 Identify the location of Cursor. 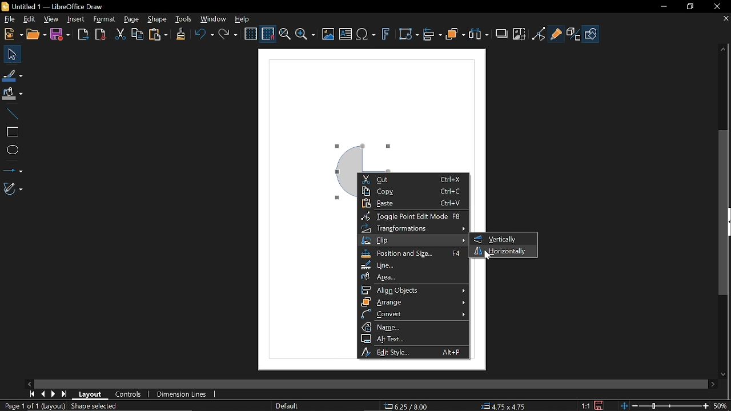
(485, 257).